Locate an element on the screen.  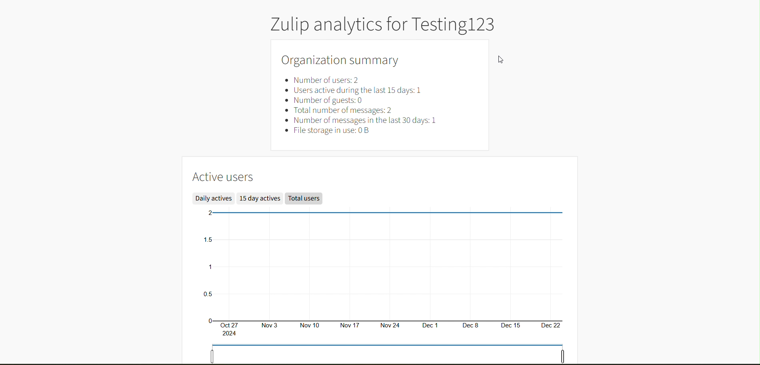
Number of guests: 0 is located at coordinates (326, 100).